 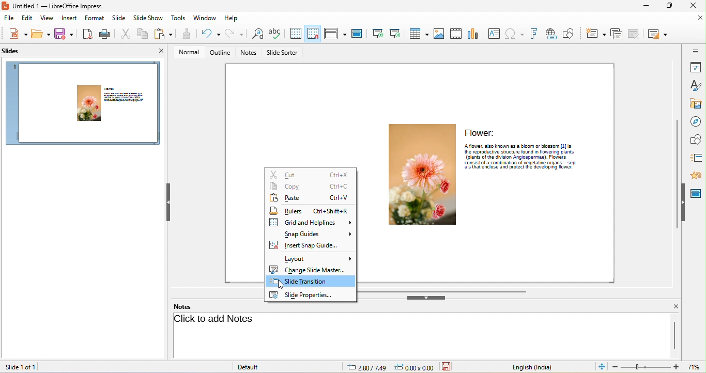 I want to click on spelling, so click(x=275, y=34).